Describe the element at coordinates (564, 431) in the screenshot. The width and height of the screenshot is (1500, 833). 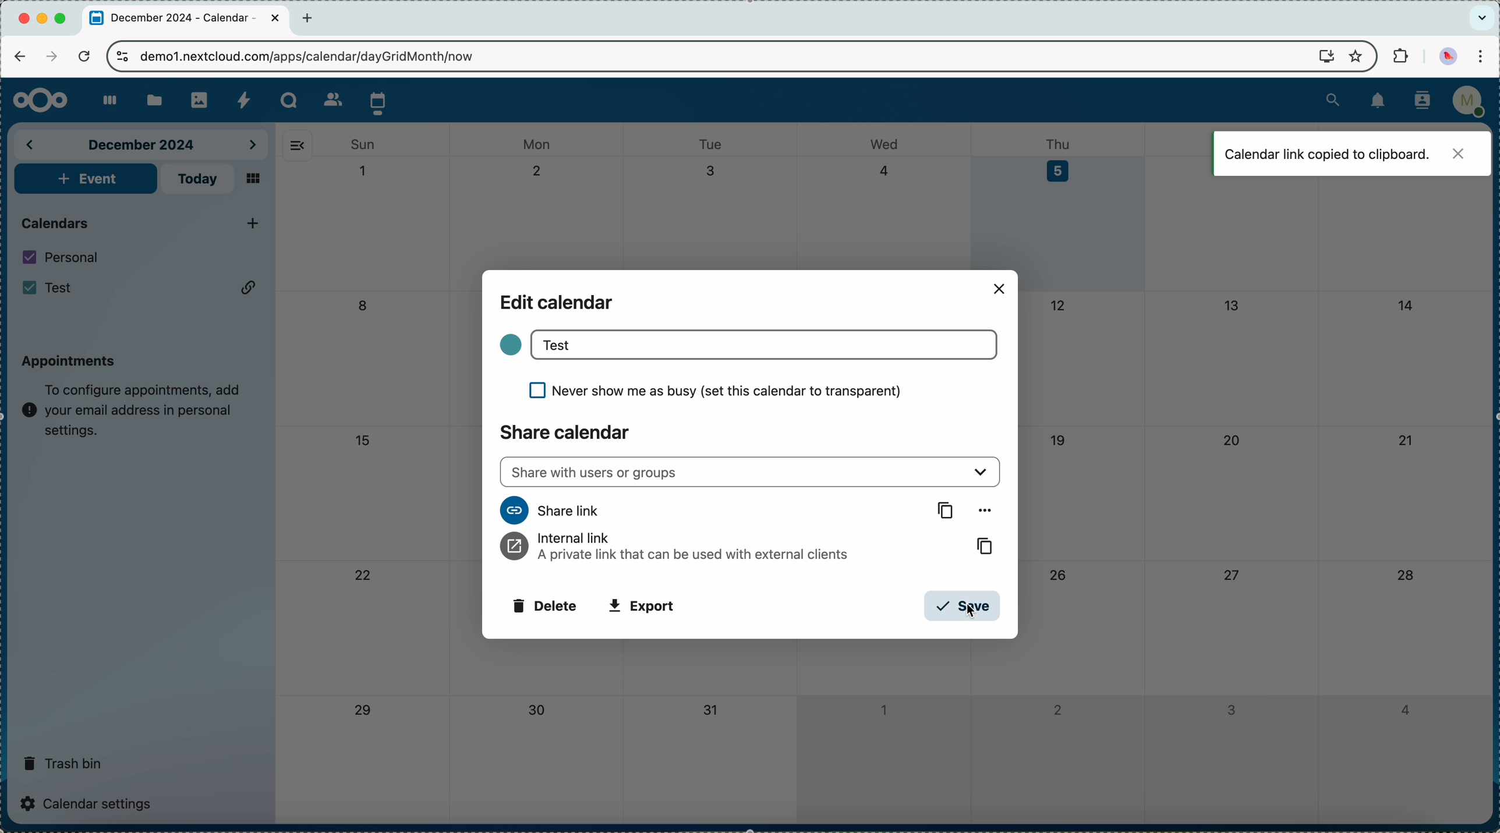
I see `share calendar` at that location.